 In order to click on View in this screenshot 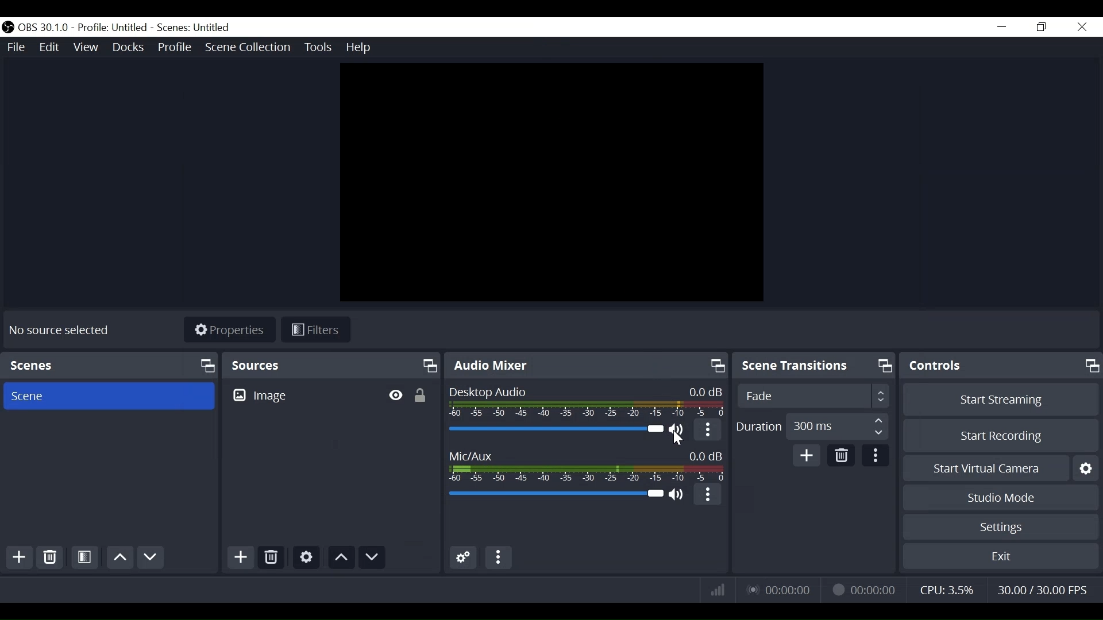, I will do `click(88, 48)`.